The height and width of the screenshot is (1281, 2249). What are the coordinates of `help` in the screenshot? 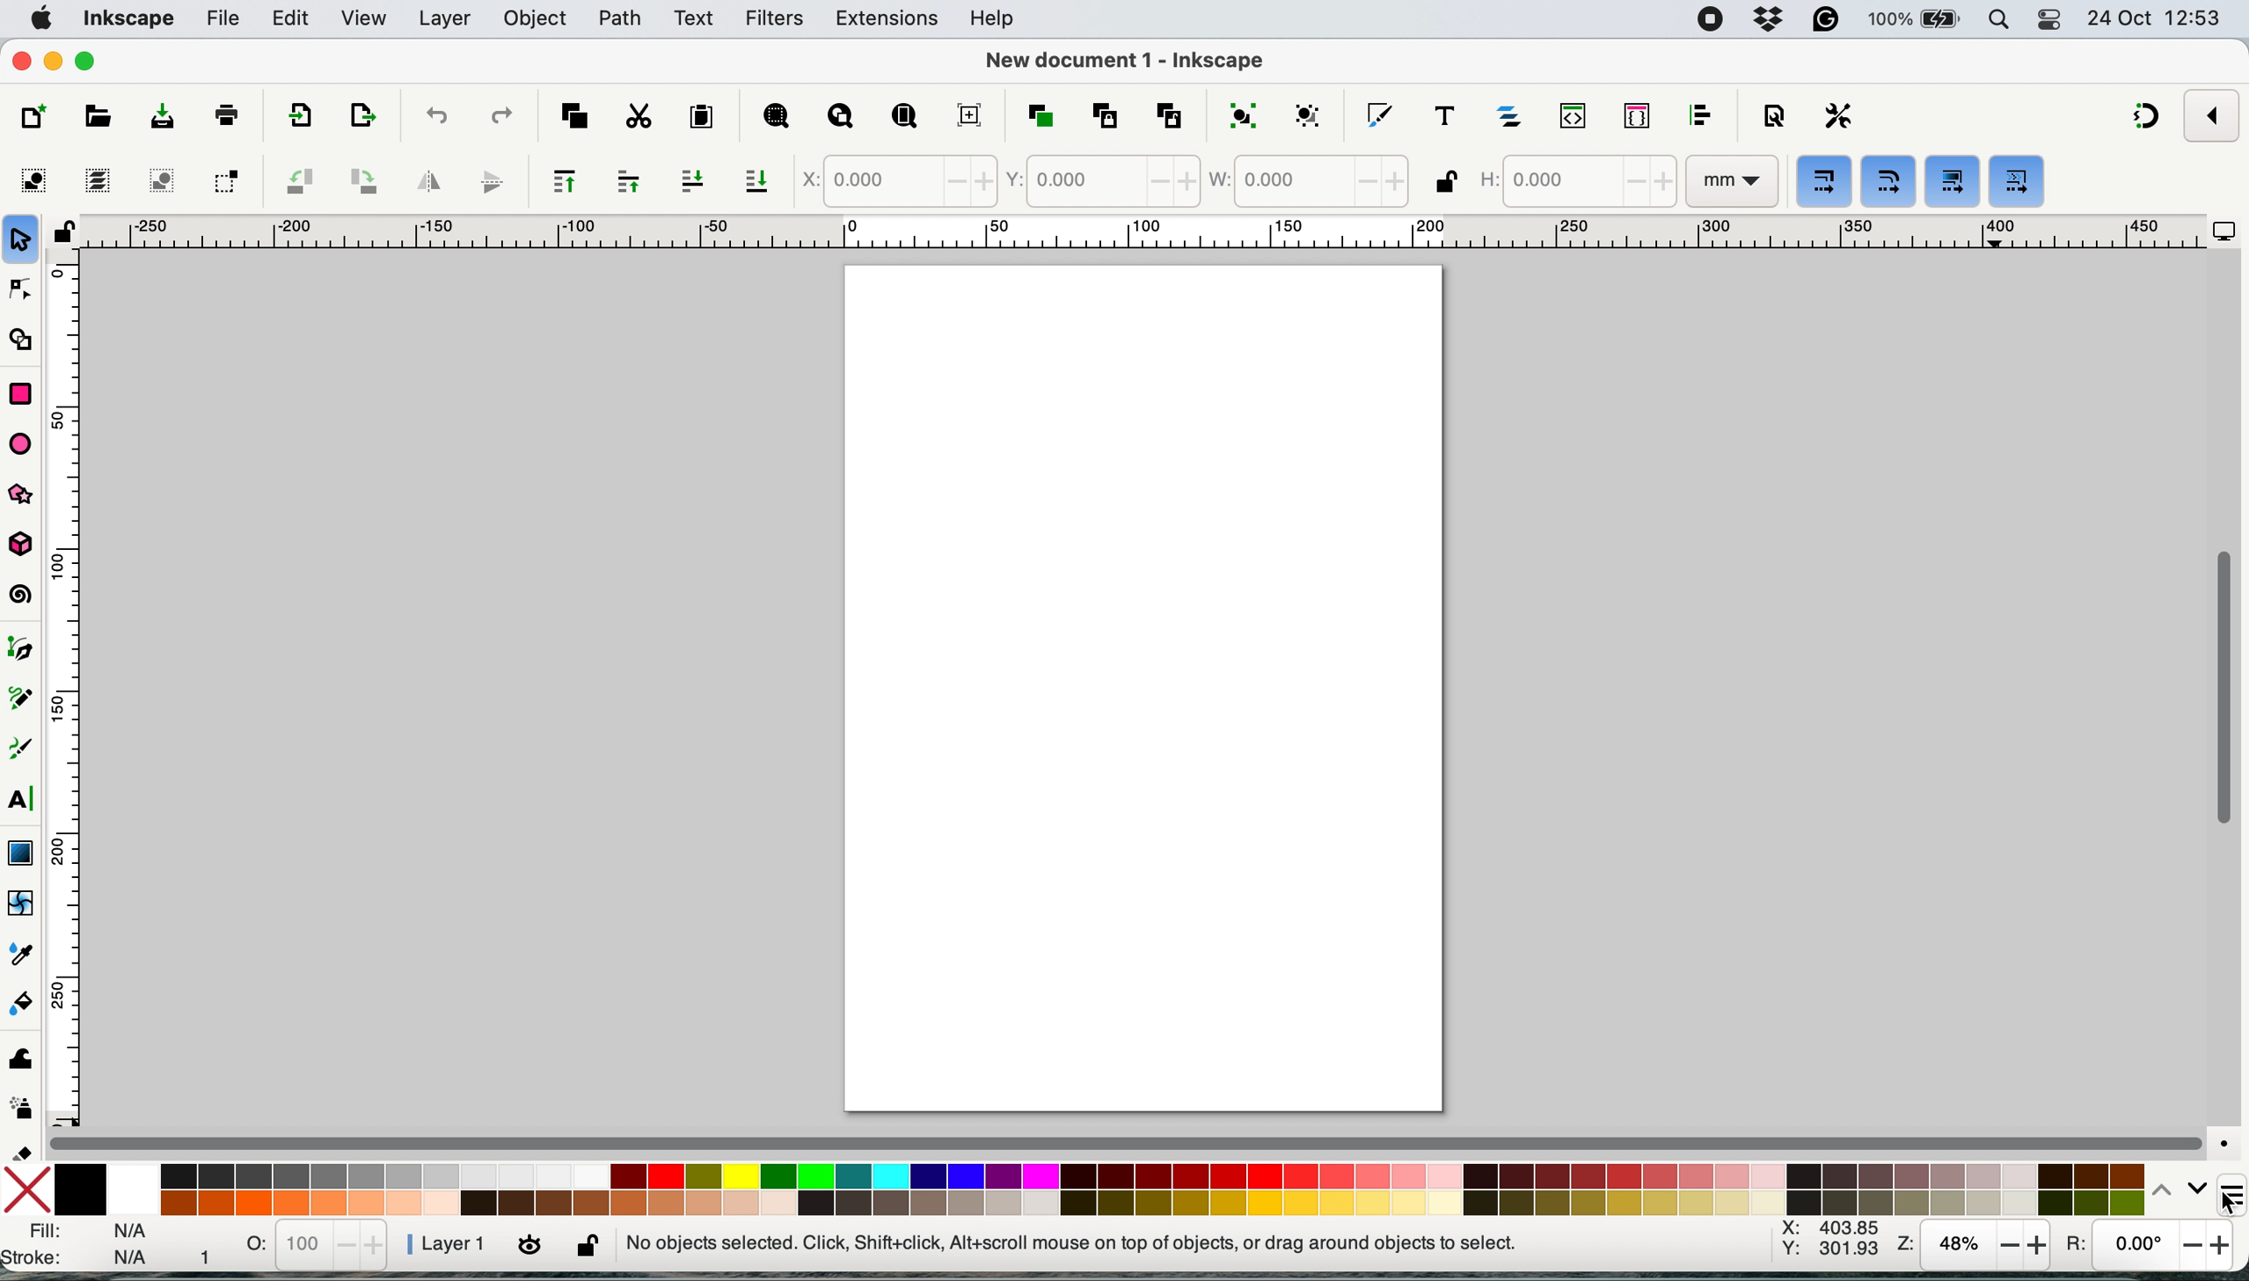 It's located at (991, 19).